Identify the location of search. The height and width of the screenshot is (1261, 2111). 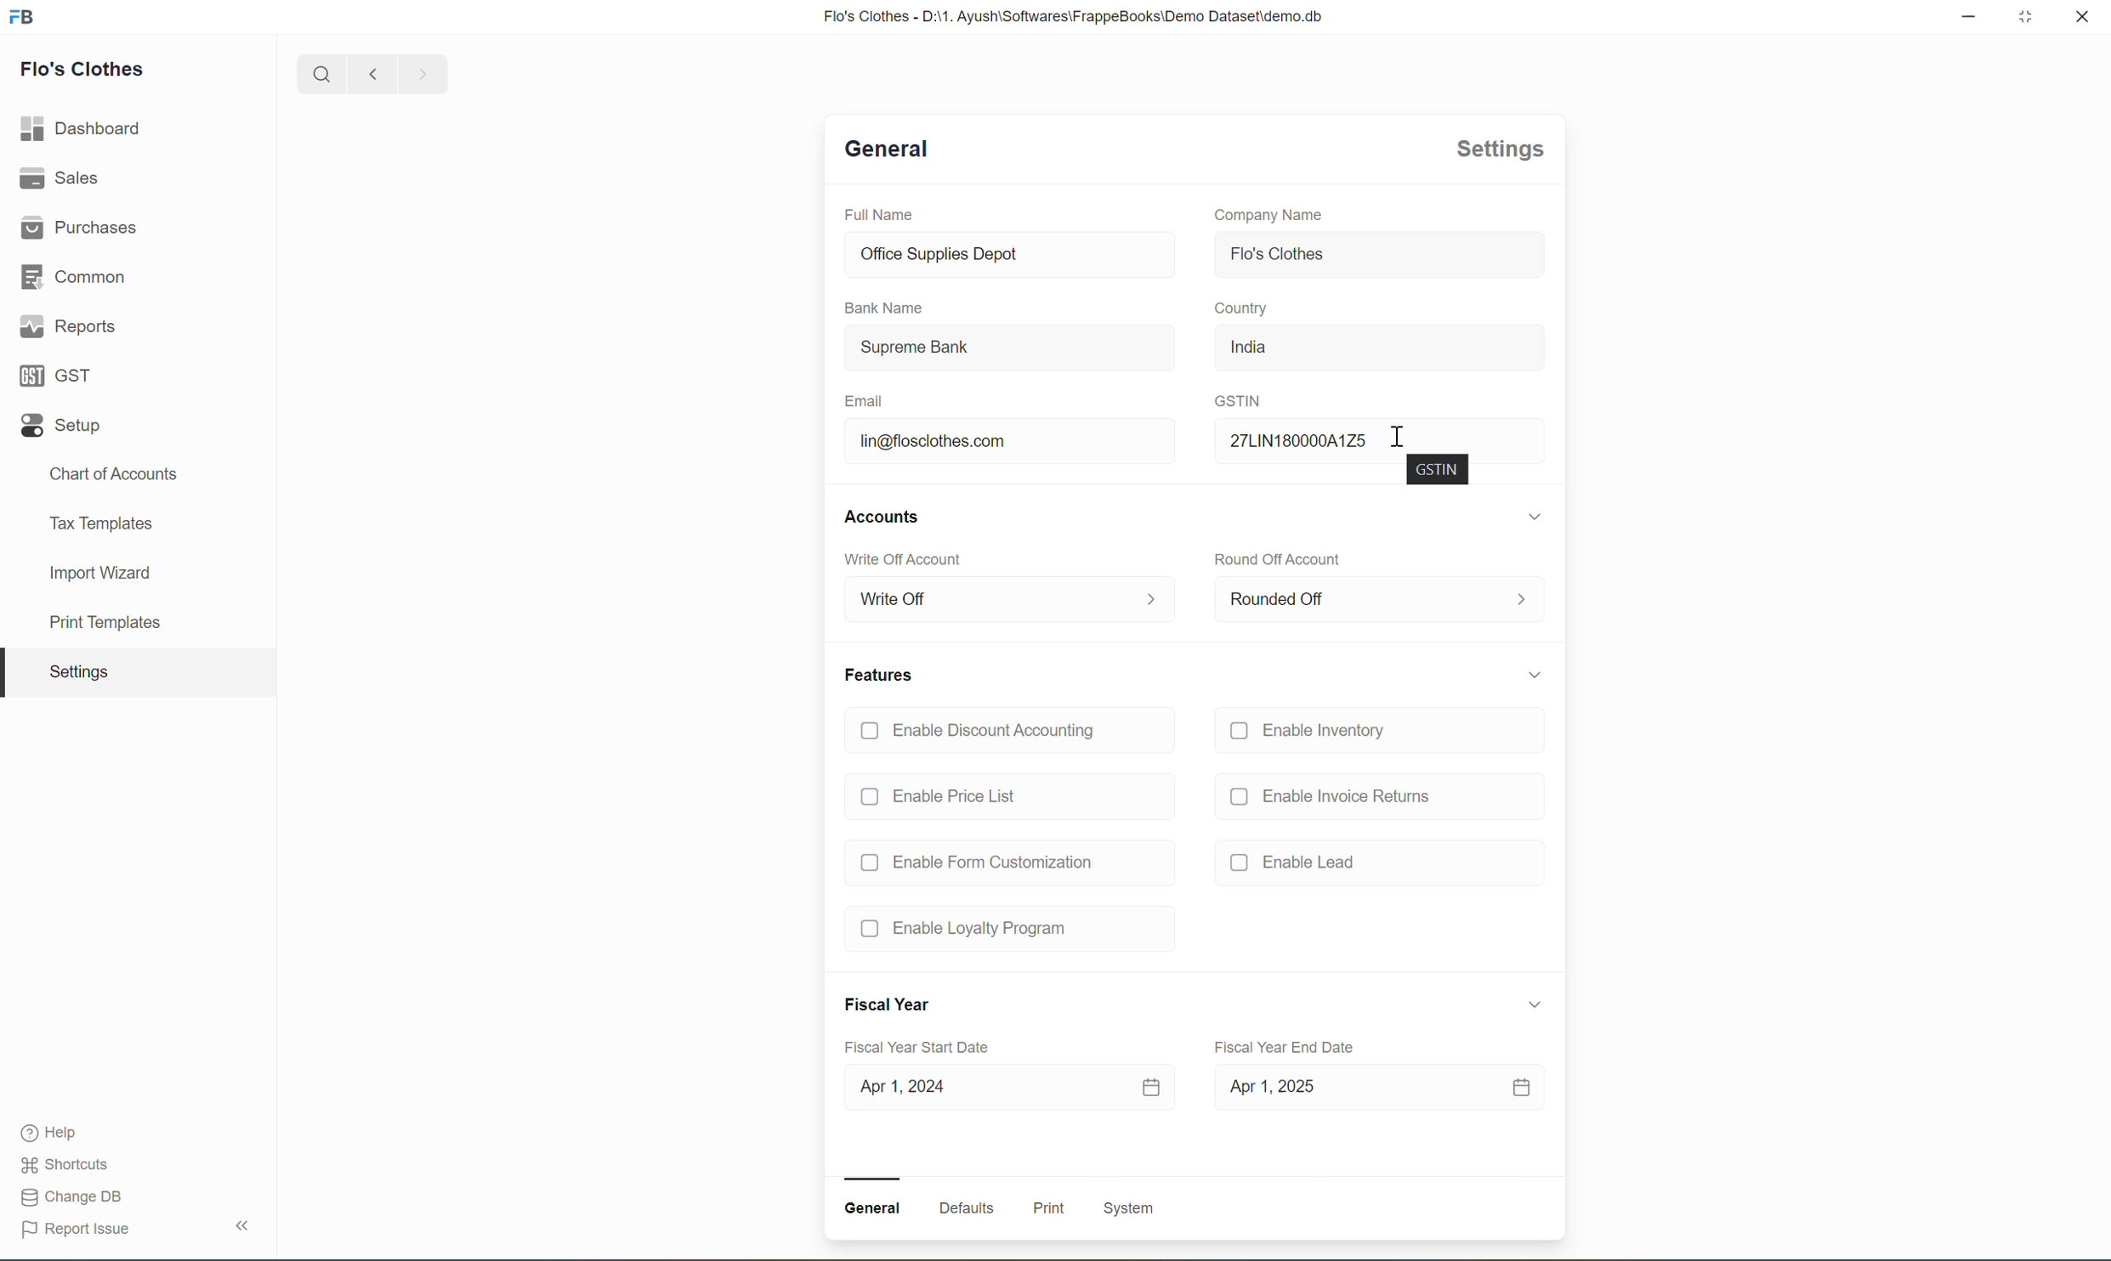
(324, 74).